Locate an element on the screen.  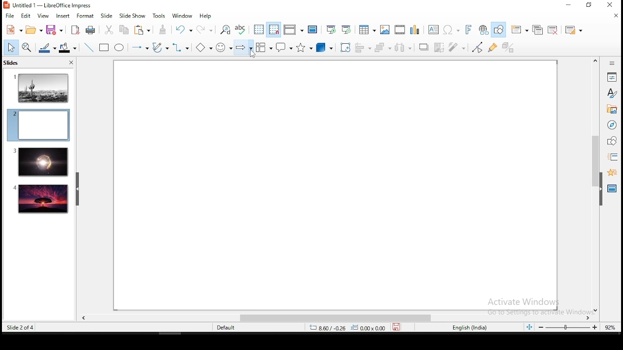
line fill is located at coordinates (46, 48).